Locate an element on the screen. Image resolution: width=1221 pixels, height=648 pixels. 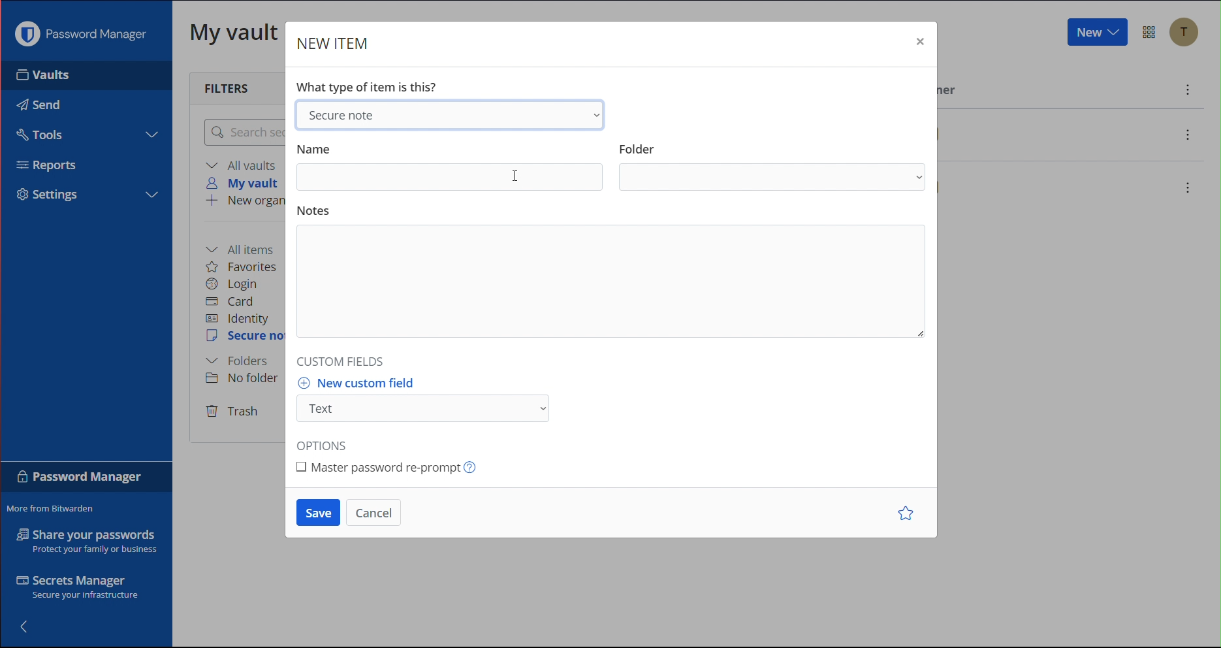
Card is located at coordinates (237, 301).